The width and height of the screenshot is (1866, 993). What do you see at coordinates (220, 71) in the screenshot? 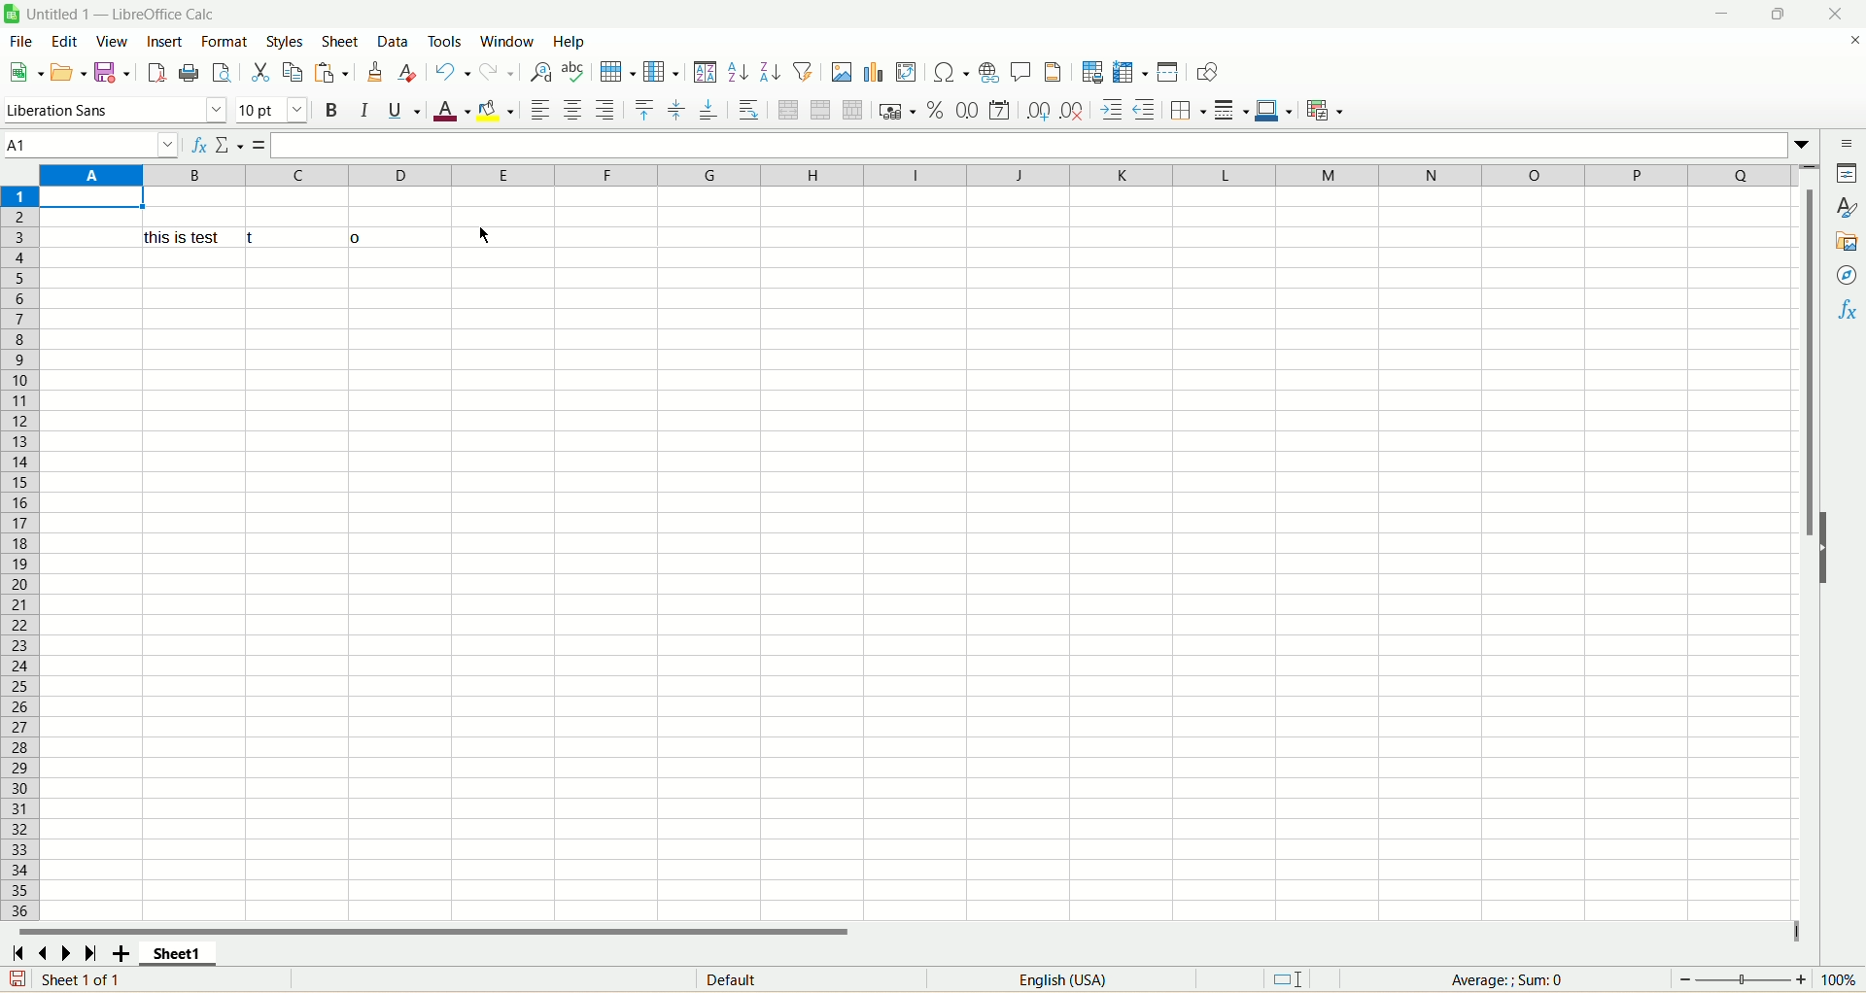
I see `print preview` at bounding box center [220, 71].